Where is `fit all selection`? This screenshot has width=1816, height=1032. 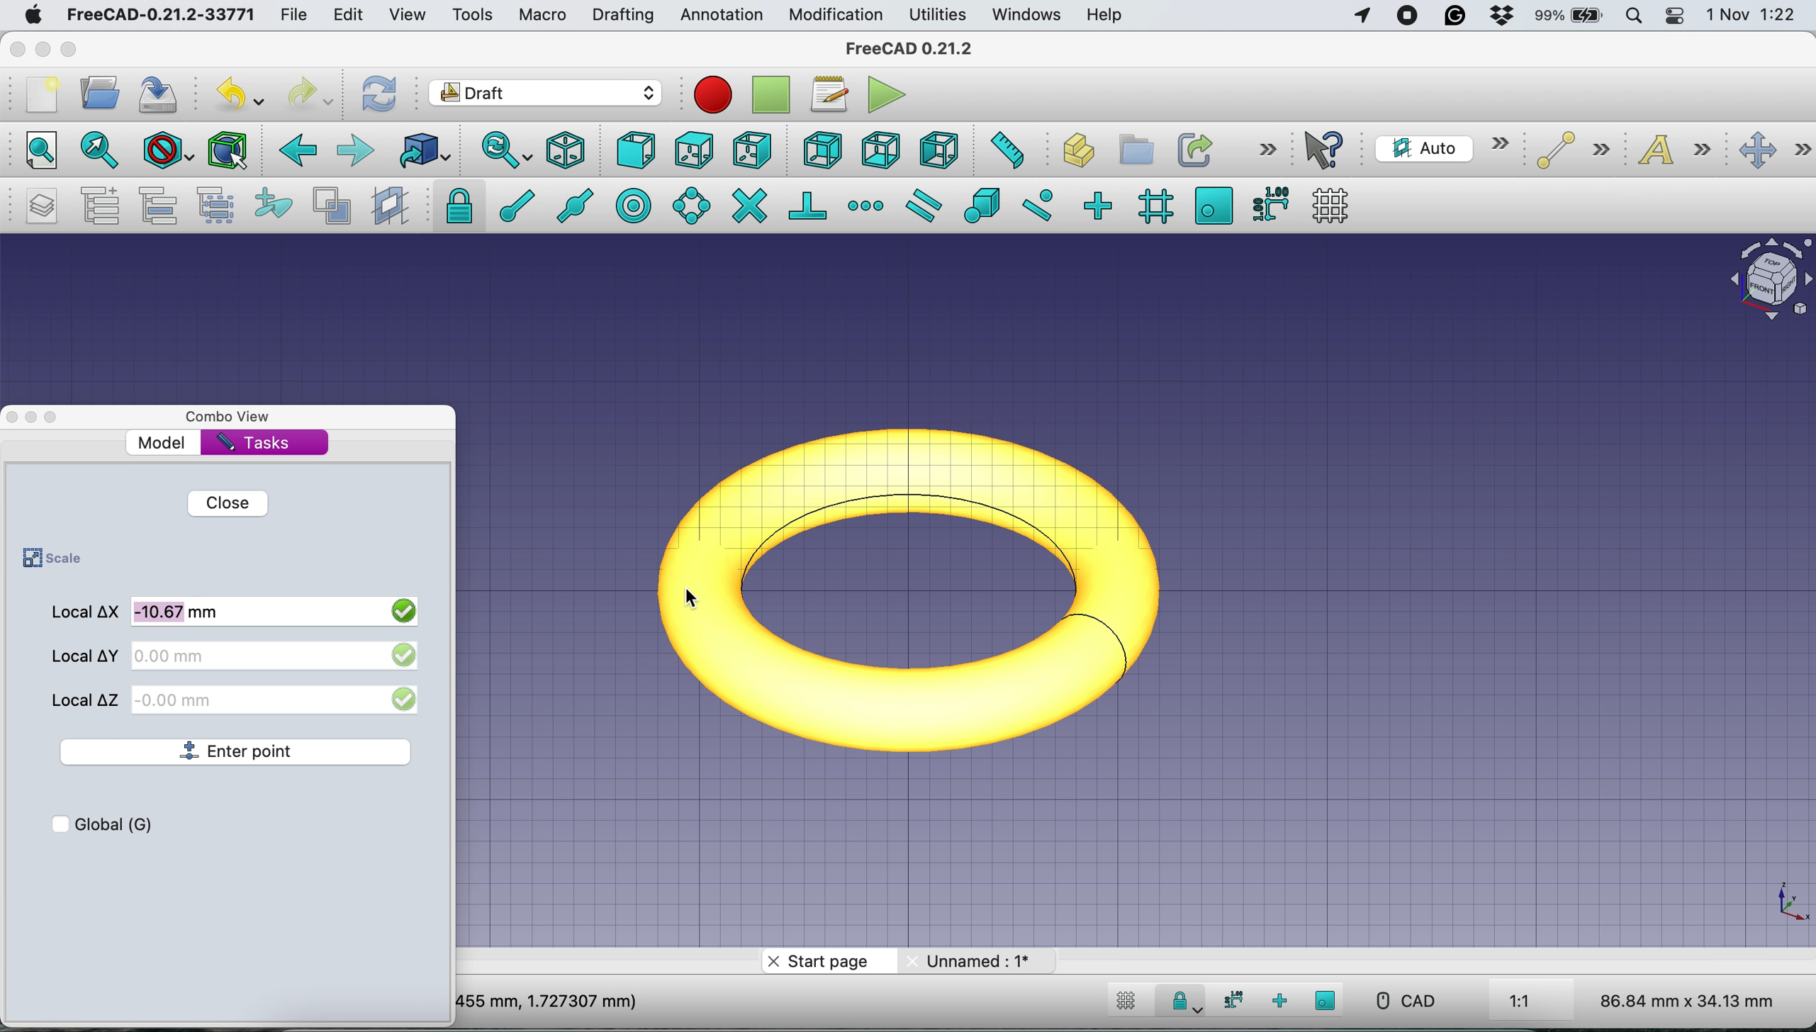
fit all selection is located at coordinates (96, 152).